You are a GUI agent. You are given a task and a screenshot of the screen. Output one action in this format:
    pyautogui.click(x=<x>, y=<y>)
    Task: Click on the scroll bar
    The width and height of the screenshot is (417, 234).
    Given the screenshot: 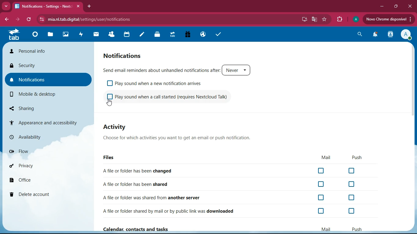 What is the action you would take?
    pyautogui.click(x=413, y=77)
    